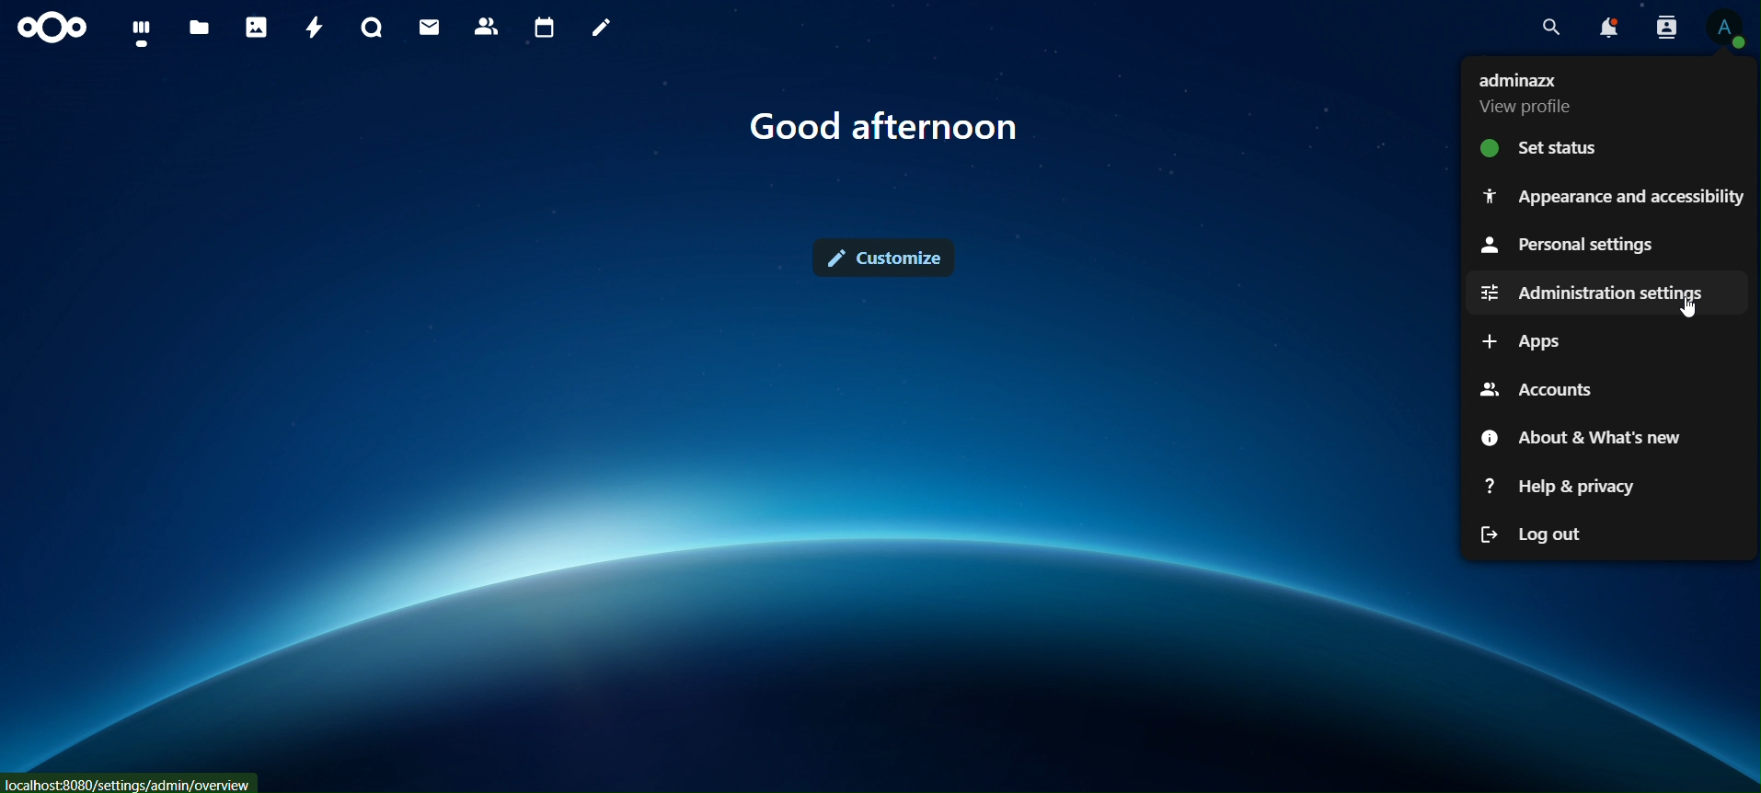 Image resolution: width=1761 pixels, height=793 pixels. Describe the element at coordinates (604, 30) in the screenshot. I see `notes` at that location.